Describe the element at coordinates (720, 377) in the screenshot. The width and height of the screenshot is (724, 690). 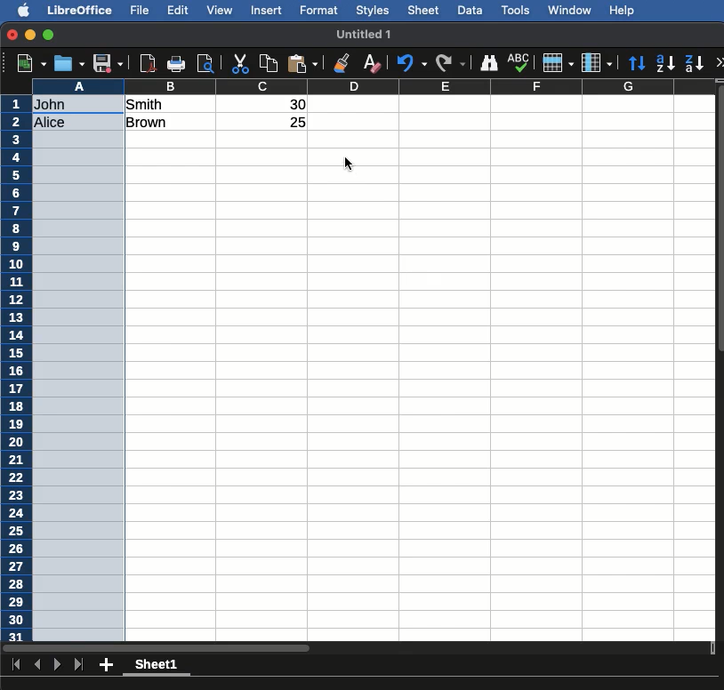
I see `Scroll` at that location.